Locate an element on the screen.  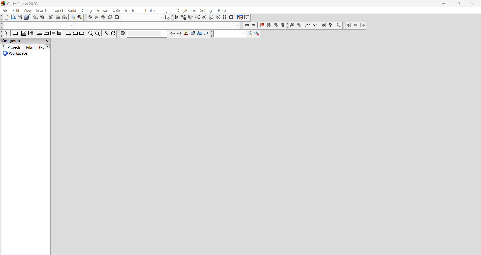
files is located at coordinates (29, 47).